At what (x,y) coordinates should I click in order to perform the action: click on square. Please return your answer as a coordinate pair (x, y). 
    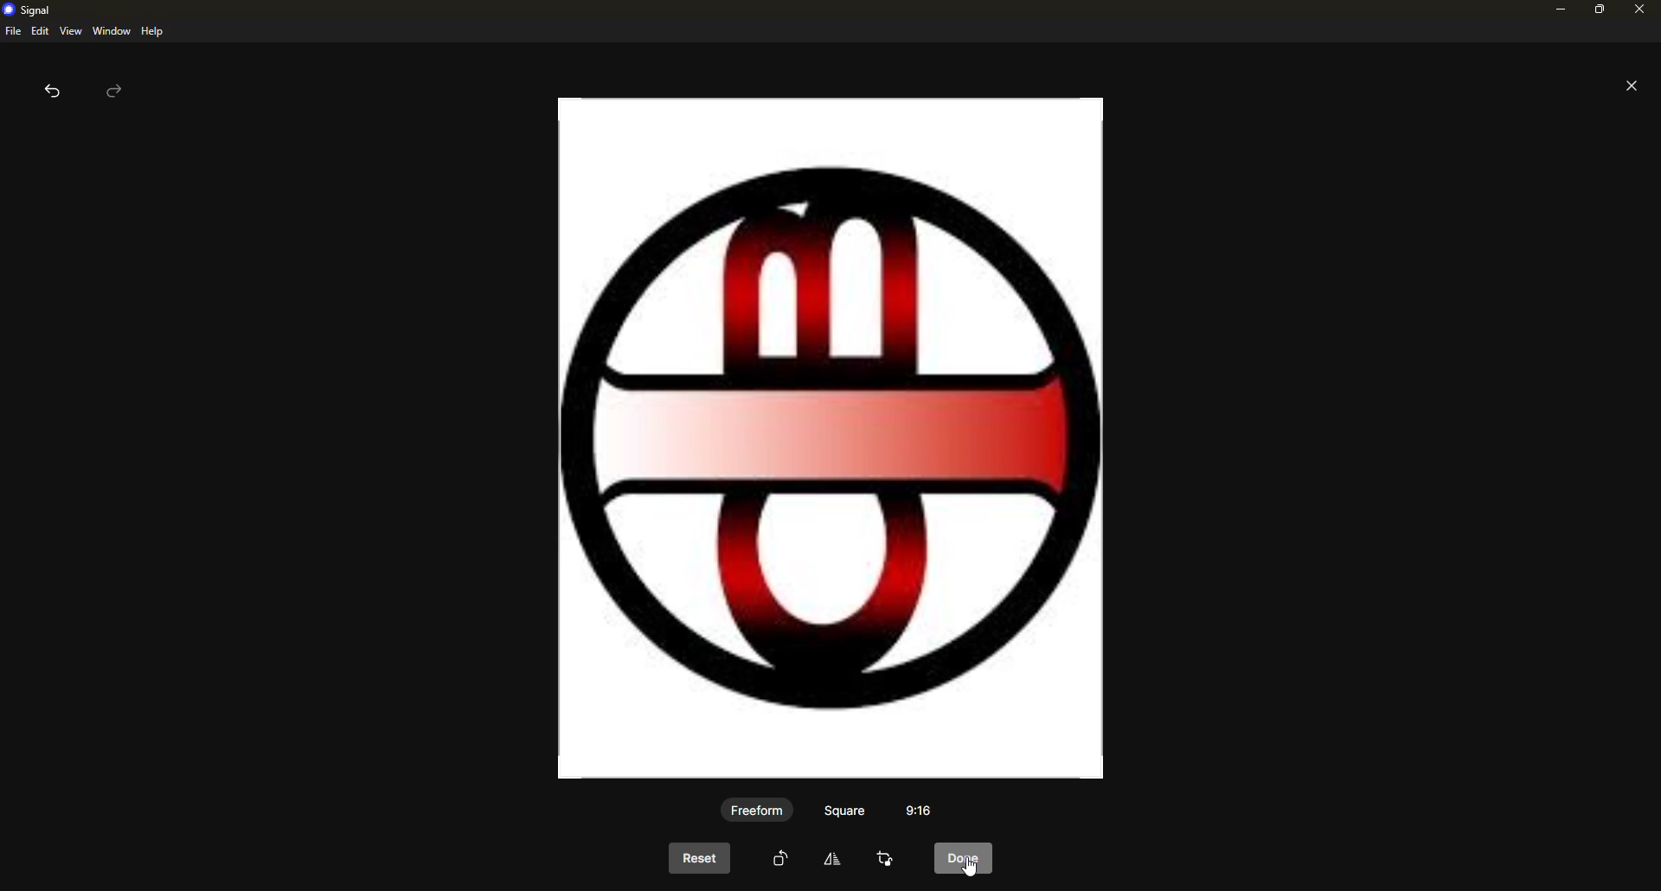
    Looking at the image, I should click on (846, 810).